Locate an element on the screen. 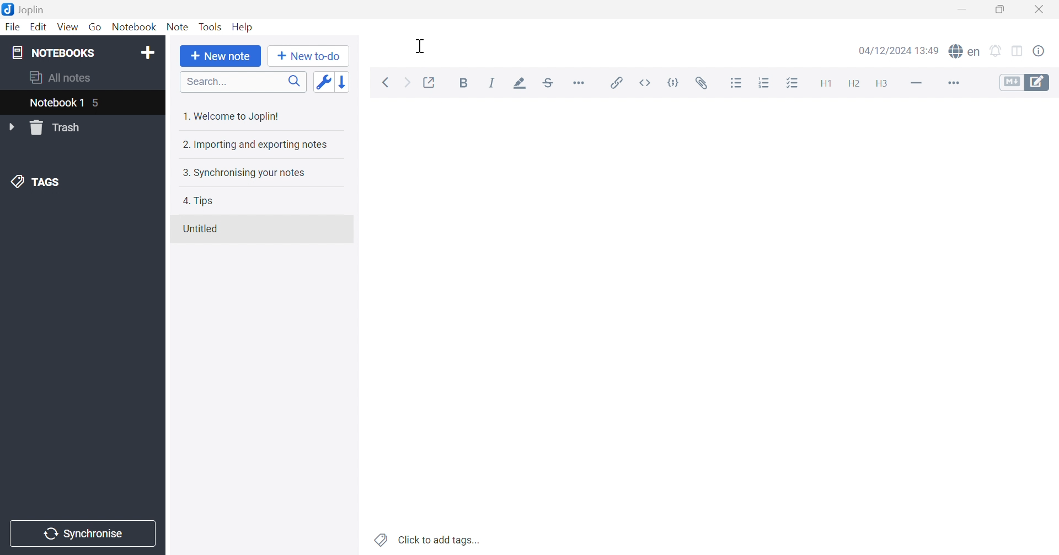  Joplin is located at coordinates (25, 9).